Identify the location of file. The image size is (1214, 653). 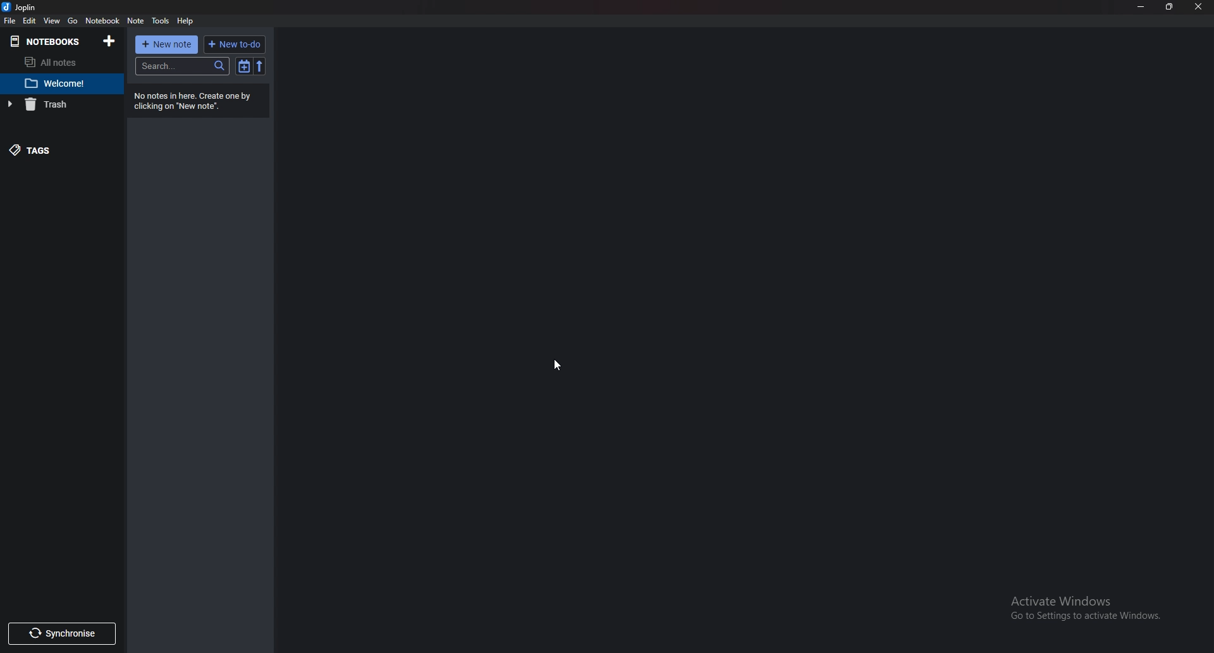
(9, 21).